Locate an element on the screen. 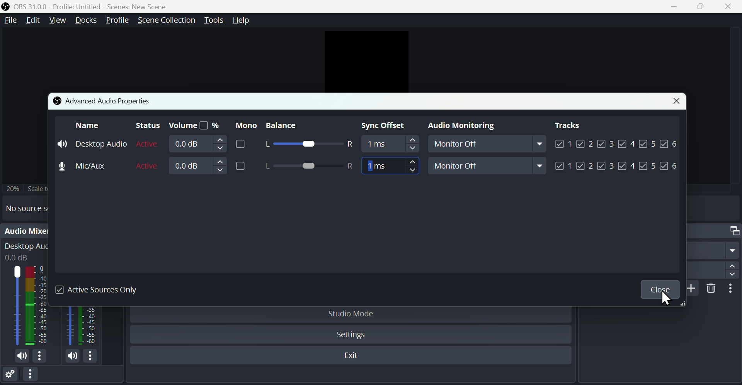 This screenshot has height=385, width=742. Monitor off is located at coordinates (489, 145).